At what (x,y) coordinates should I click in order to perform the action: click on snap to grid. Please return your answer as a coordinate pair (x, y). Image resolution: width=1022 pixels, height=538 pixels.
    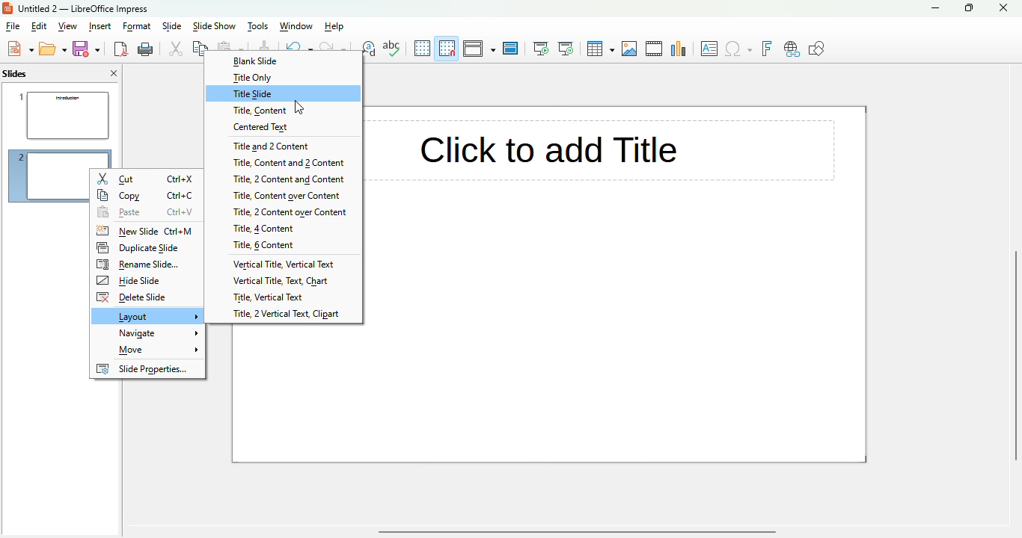
    Looking at the image, I should click on (447, 48).